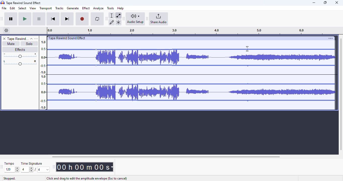 This screenshot has height=181, width=343. I want to click on Current track time, so click(83, 167).